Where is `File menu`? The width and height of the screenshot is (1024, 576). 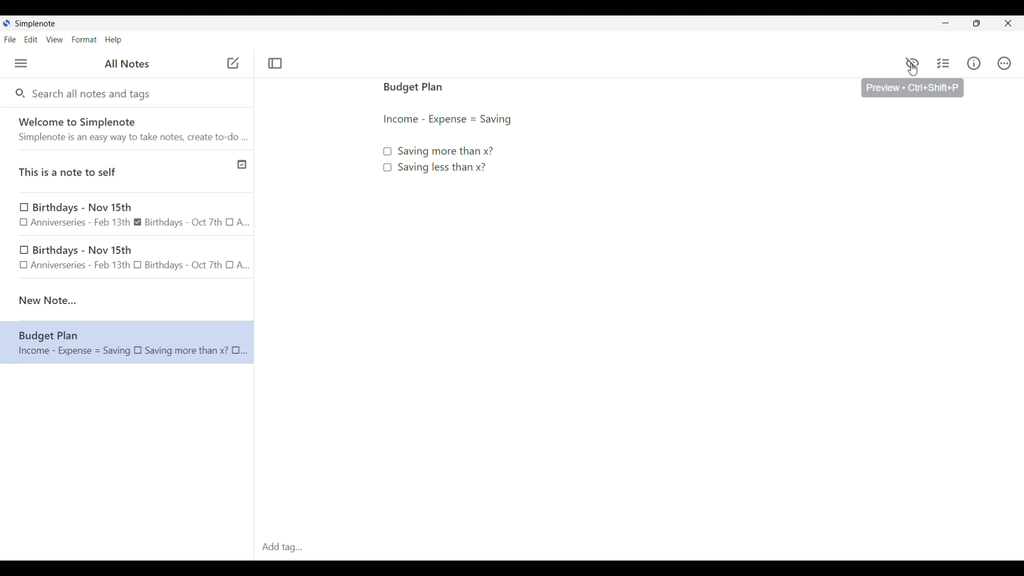
File menu is located at coordinates (10, 39).